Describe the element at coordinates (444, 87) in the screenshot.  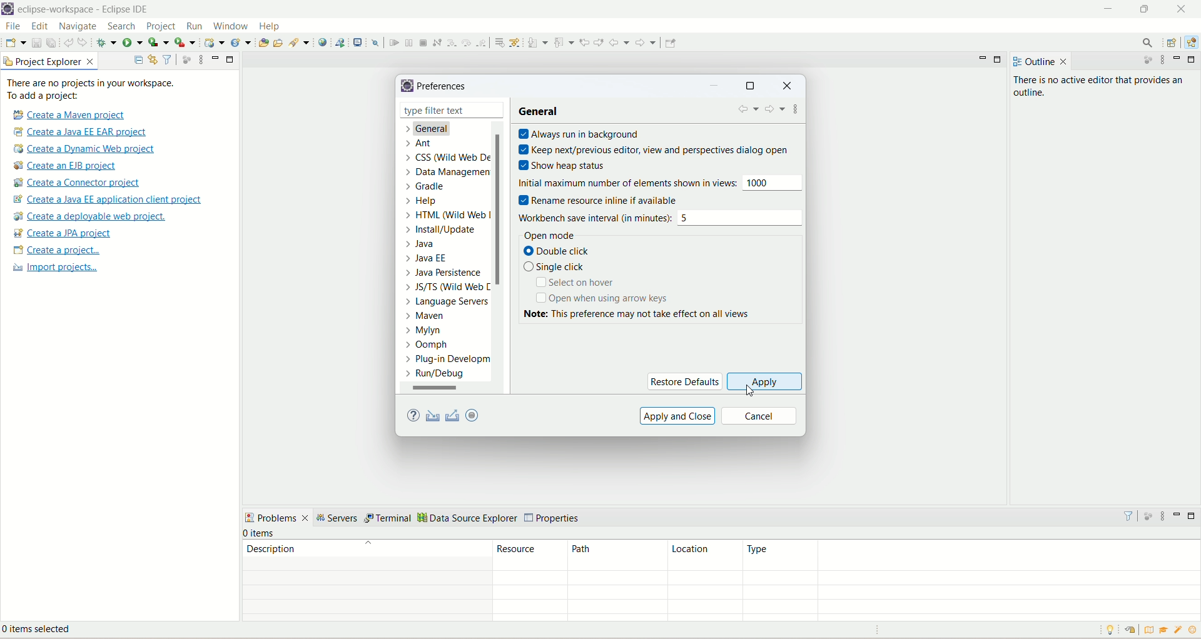
I see `preference` at that location.